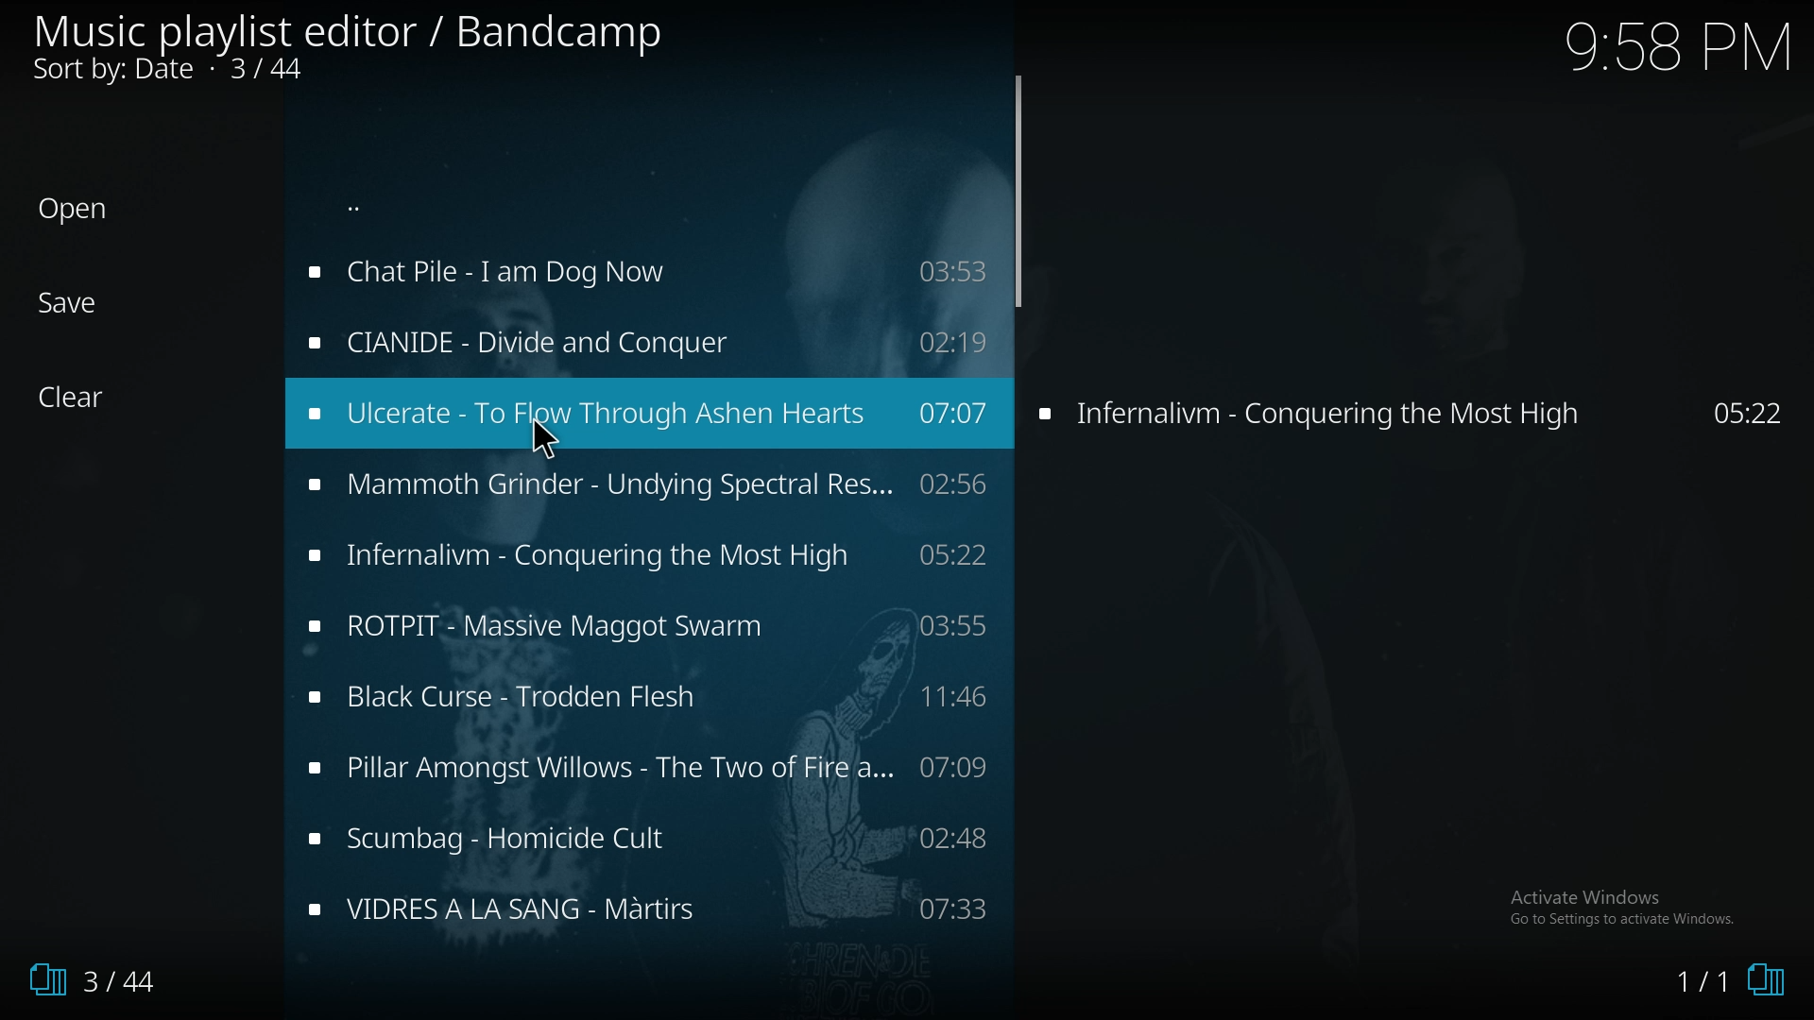 Image resolution: width=1814 pixels, height=1020 pixels. I want to click on music, so click(644, 626).